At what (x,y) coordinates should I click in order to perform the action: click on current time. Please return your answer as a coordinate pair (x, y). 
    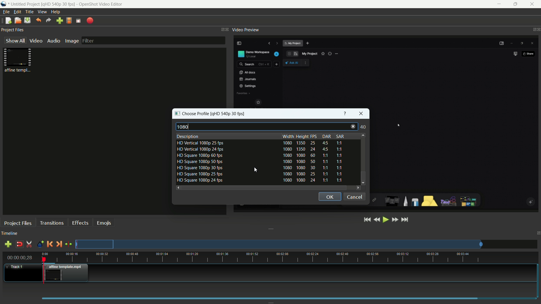
    Looking at the image, I should click on (19, 258).